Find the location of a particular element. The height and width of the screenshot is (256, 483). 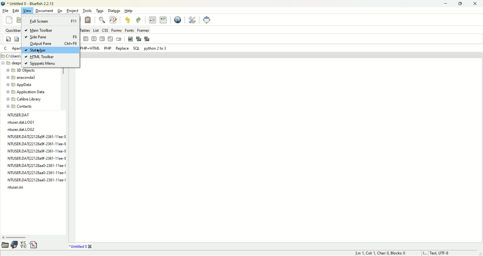

view in browser is located at coordinates (178, 20).